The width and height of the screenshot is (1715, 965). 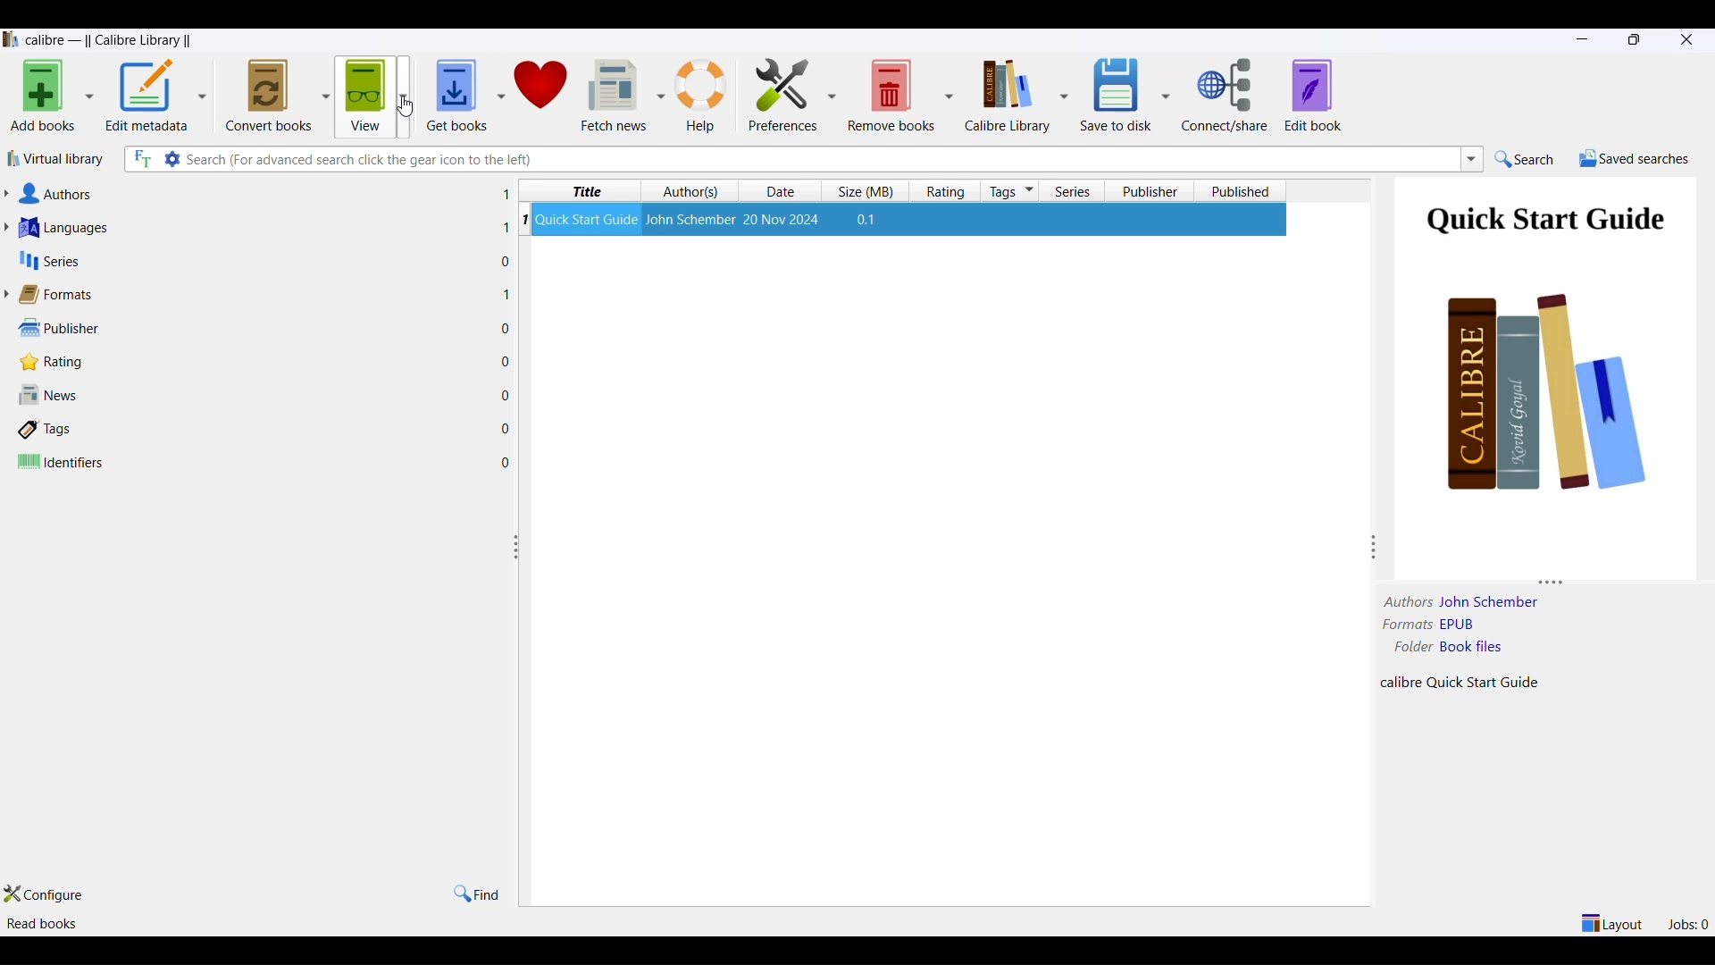 What do you see at coordinates (324, 93) in the screenshot?
I see `convert books options dropdown button` at bounding box center [324, 93].